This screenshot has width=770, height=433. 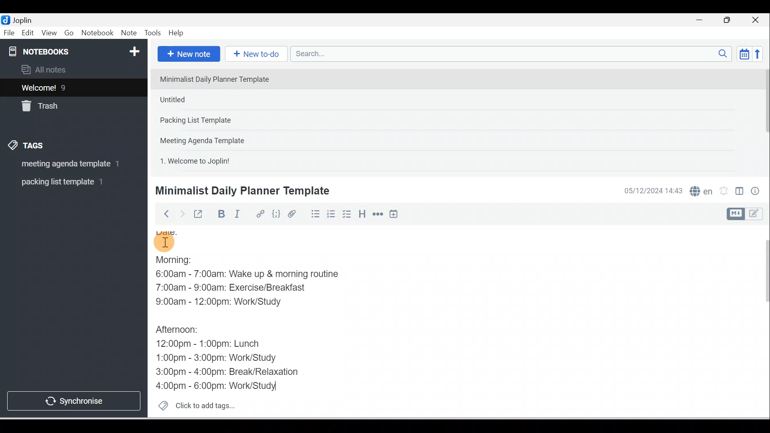 What do you see at coordinates (652, 191) in the screenshot?
I see `Date & time` at bounding box center [652, 191].